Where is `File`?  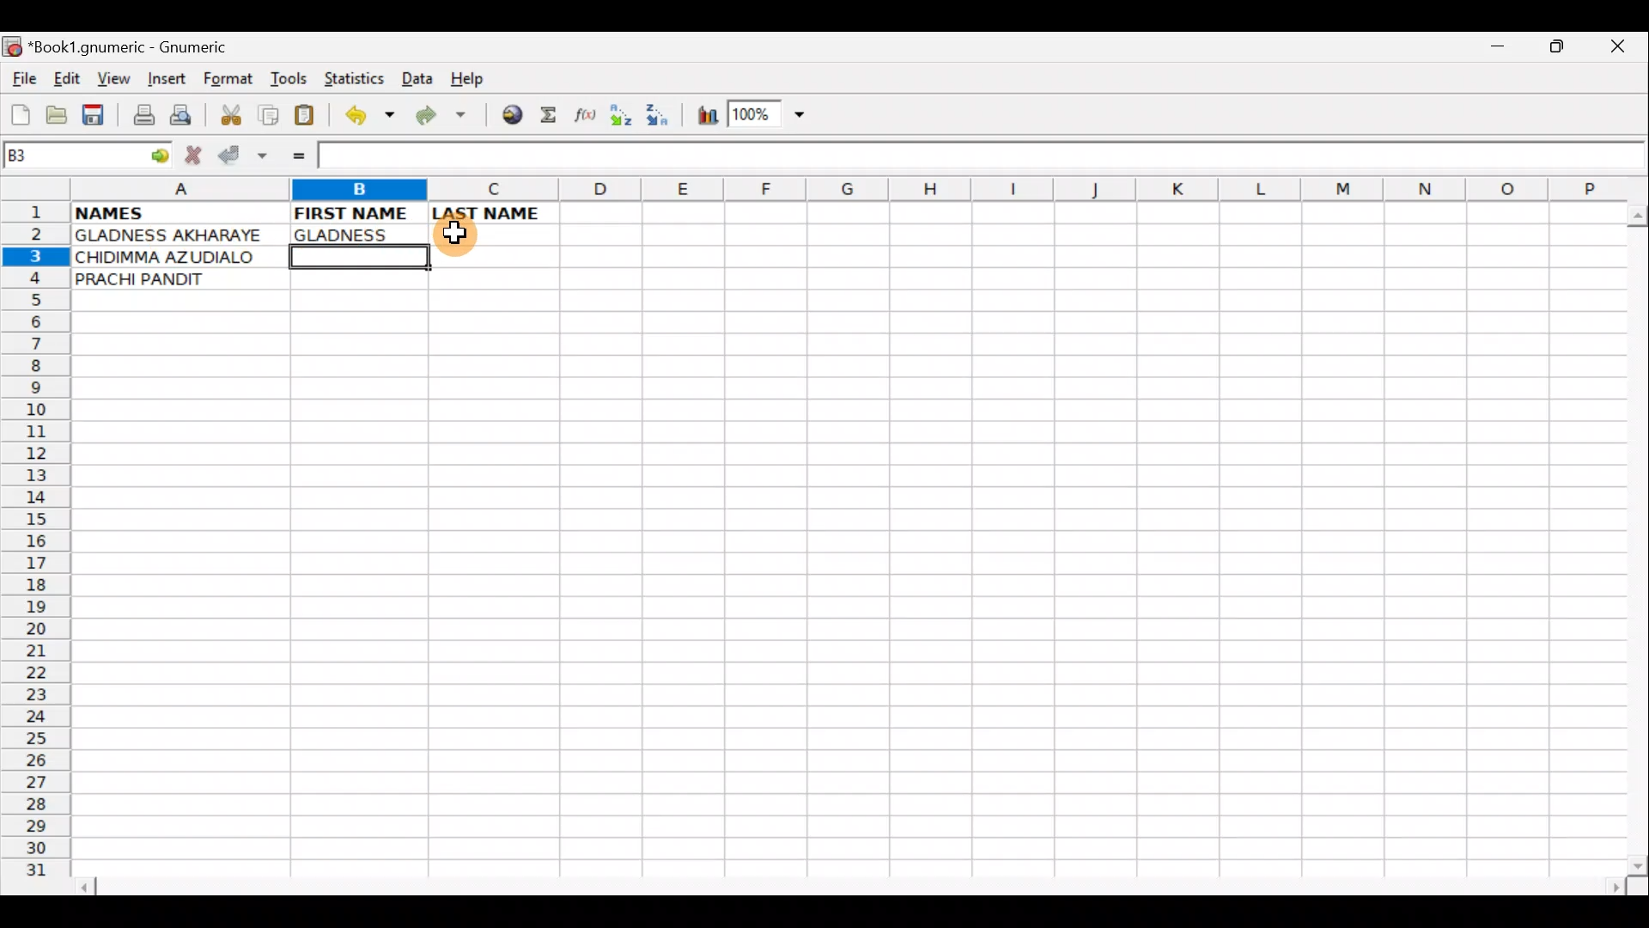 File is located at coordinates (22, 80).